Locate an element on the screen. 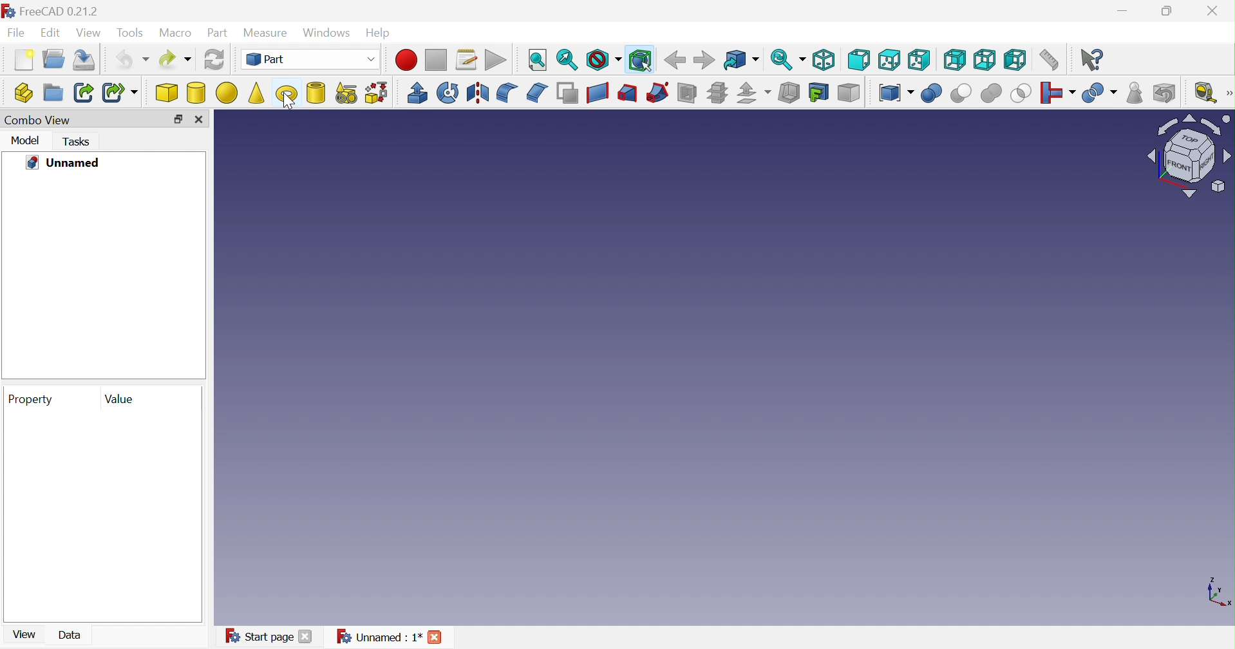 This screenshot has width=1235, height=649. Sub-sections is located at coordinates (718, 93).